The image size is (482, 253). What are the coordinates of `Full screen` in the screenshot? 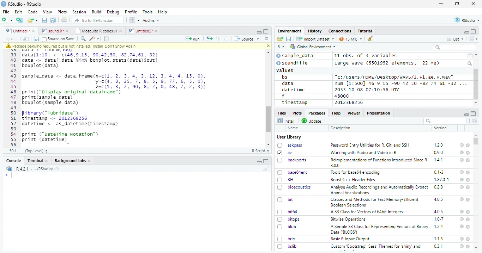 It's located at (266, 31).